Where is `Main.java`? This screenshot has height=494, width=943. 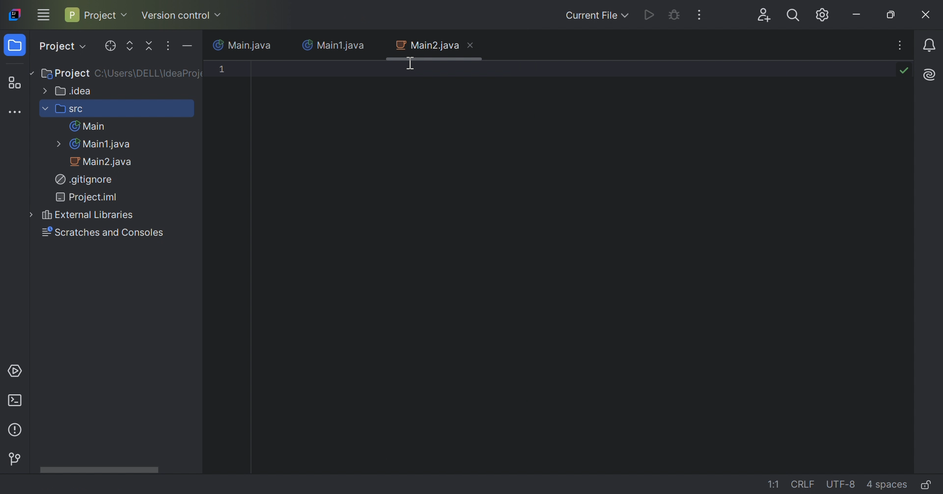
Main.java is located at coordinates (241, 45).